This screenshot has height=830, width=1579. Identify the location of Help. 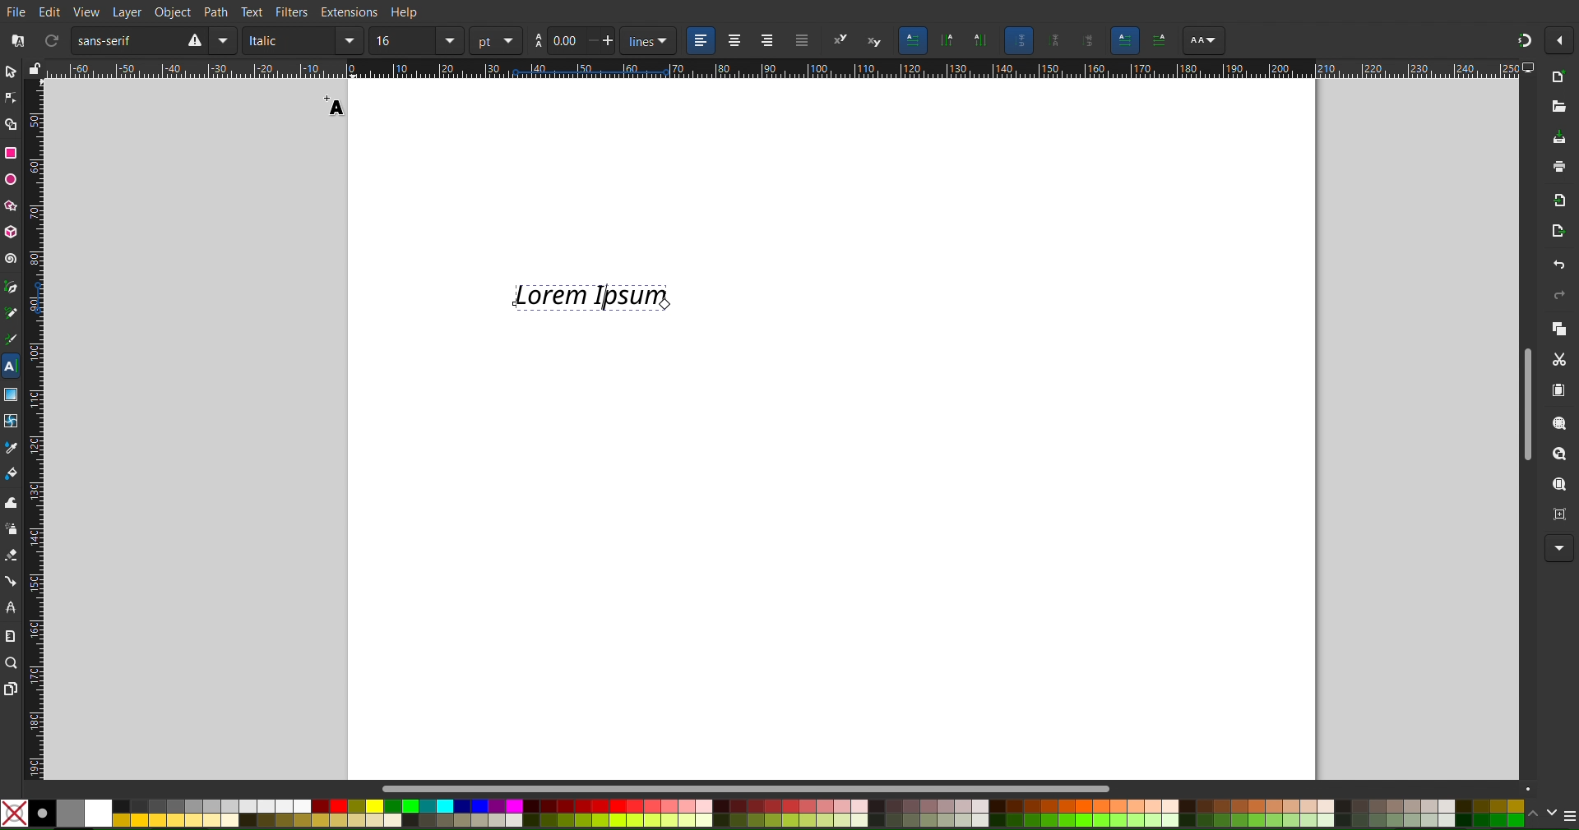
(405, 12).